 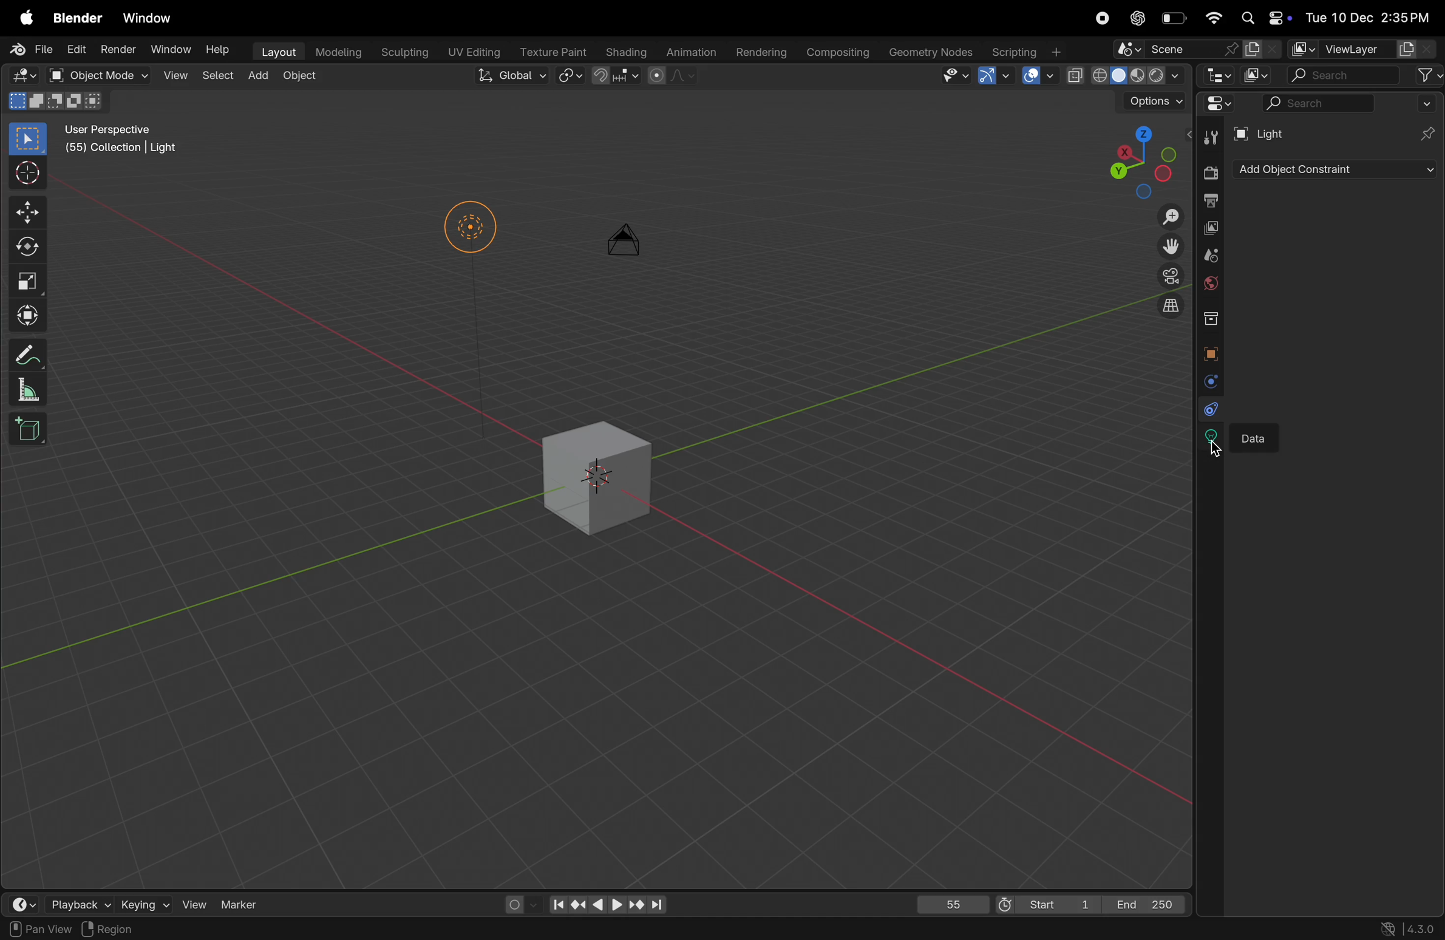 I want to click on modelling, so click(x=338, y=52).